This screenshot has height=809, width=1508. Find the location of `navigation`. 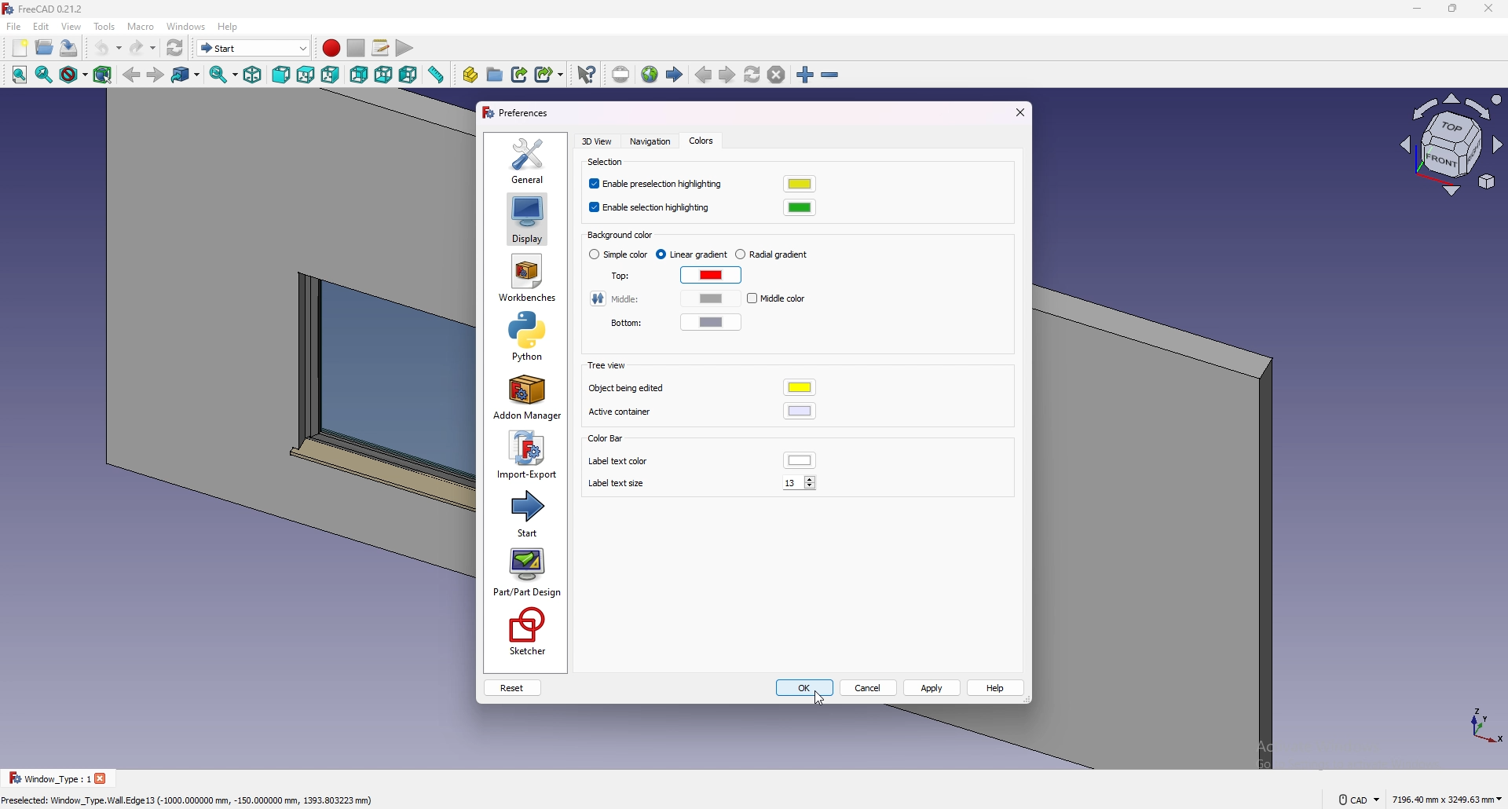

navigation is located at coordinates (648, 142).